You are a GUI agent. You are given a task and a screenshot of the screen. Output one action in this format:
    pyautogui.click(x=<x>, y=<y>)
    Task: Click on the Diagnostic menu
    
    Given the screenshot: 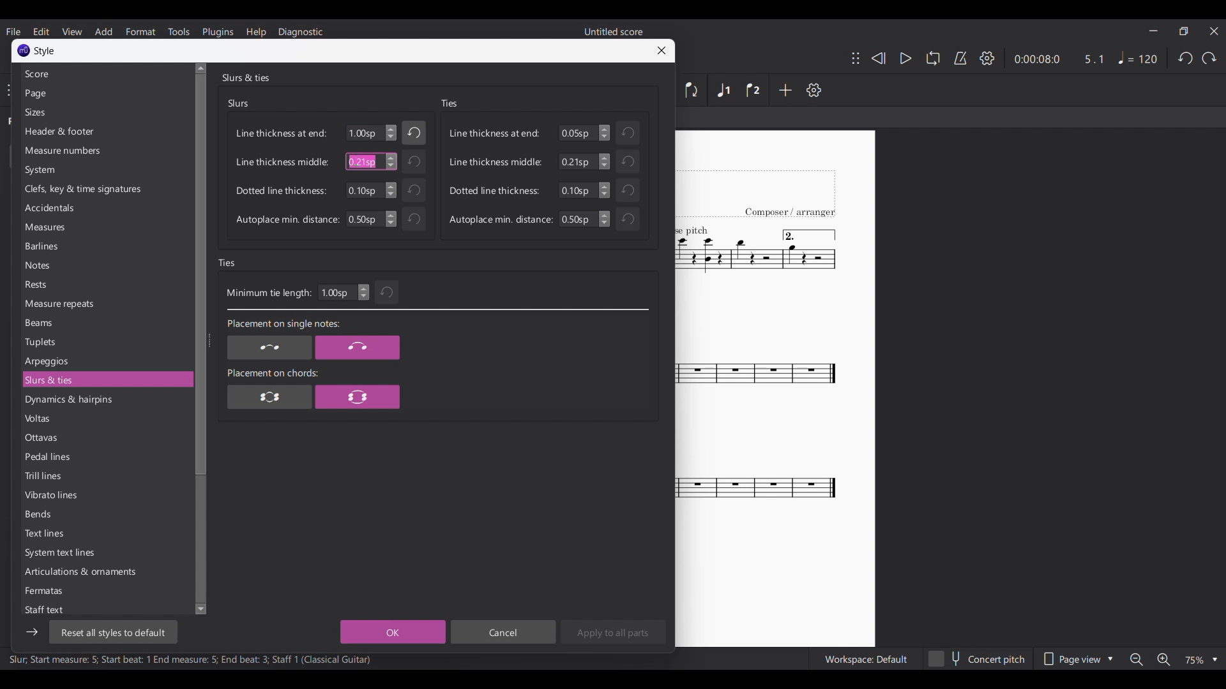 What is the action you would take?
    pyautogui.click(x=300, y=33)
    